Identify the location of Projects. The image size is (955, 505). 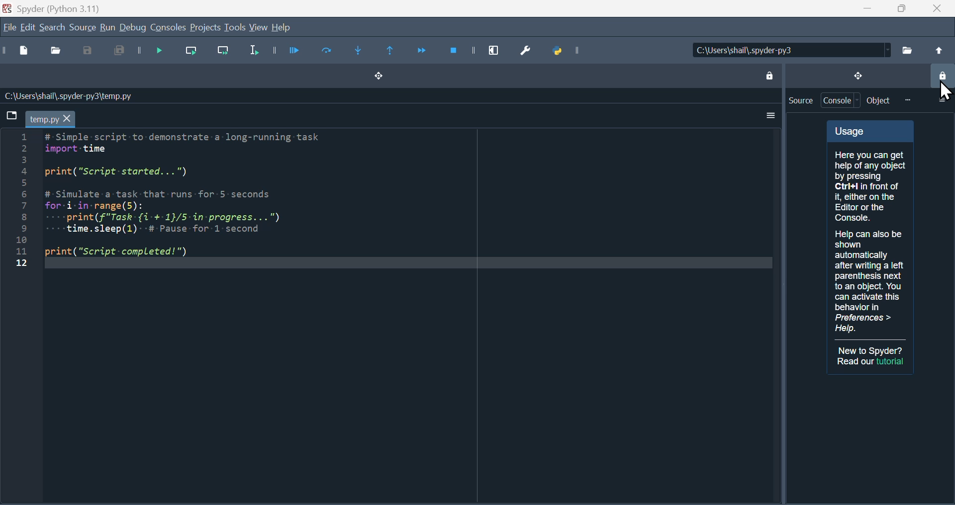
(205, 28).